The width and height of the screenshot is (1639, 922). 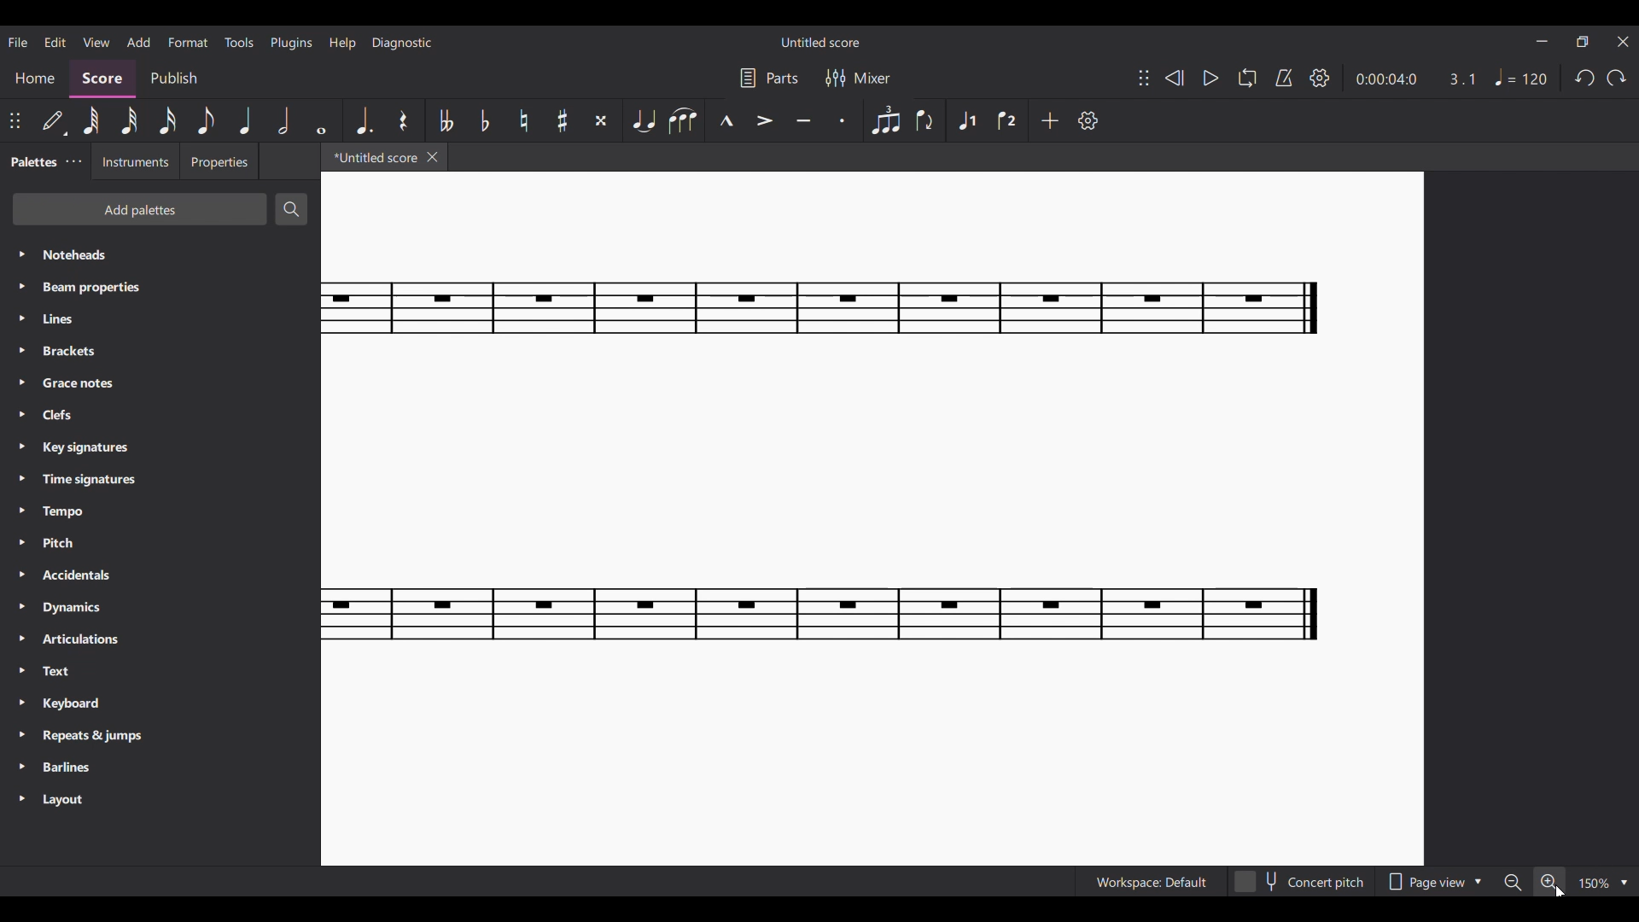 I want to click on Whole note, so click(x=321, y=120).